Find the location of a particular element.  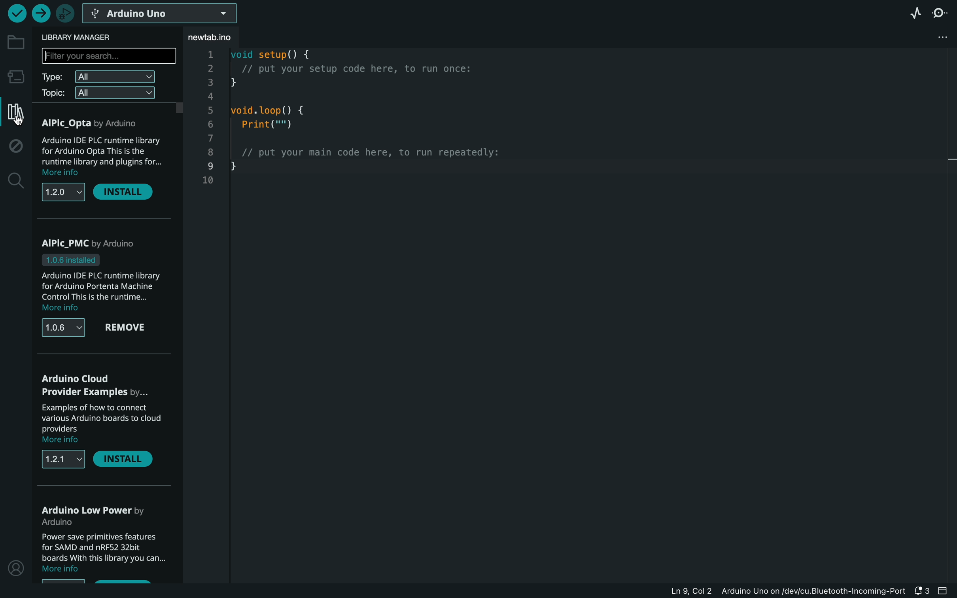

serial plotter is located at coordinates (913, 12).